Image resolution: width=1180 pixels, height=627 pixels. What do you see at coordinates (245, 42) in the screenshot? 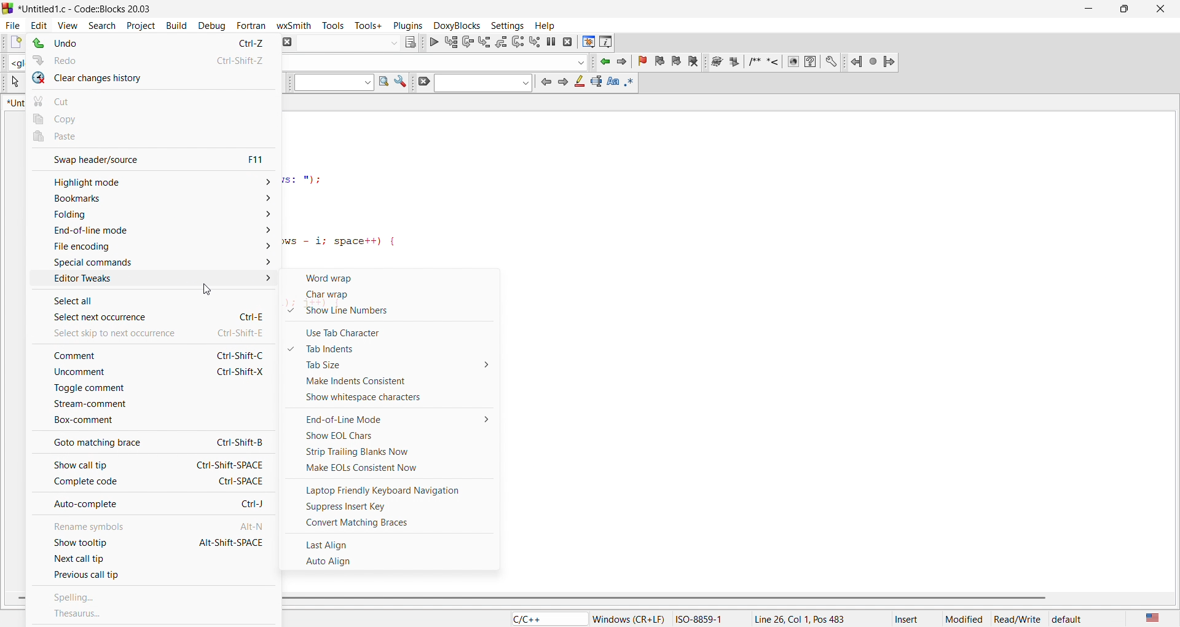
I see `Ctrl-Z` at bounding box center [245, 42].